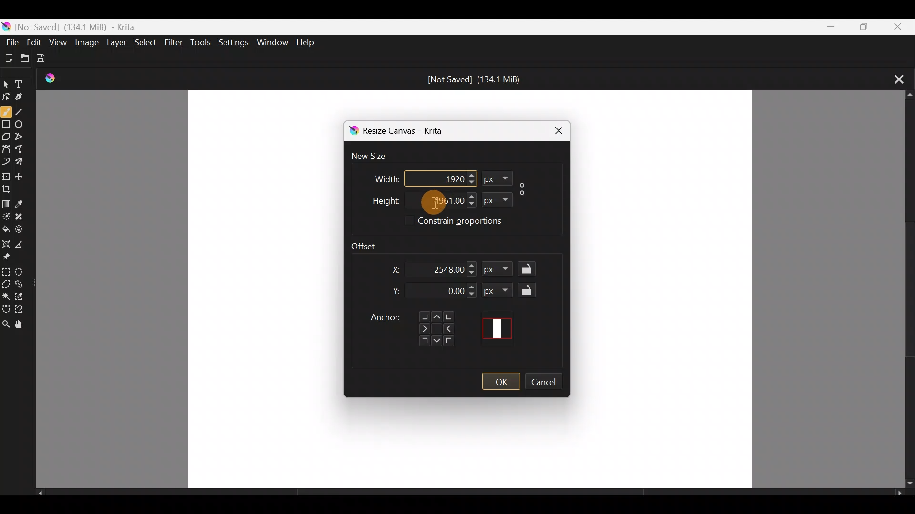  Describe the element at coordinates (232, 42) in the screenshot. I see `Settings` at that location.